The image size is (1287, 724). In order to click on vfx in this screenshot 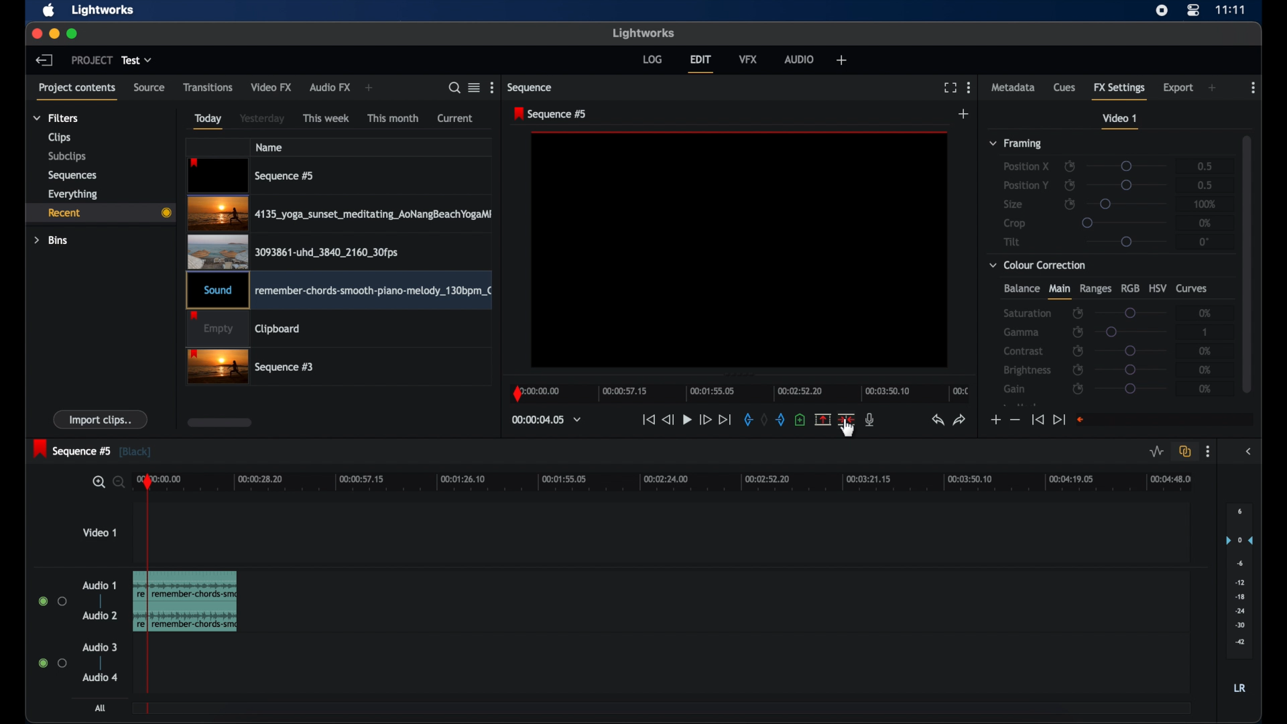, I will do `click(748, 59)`.